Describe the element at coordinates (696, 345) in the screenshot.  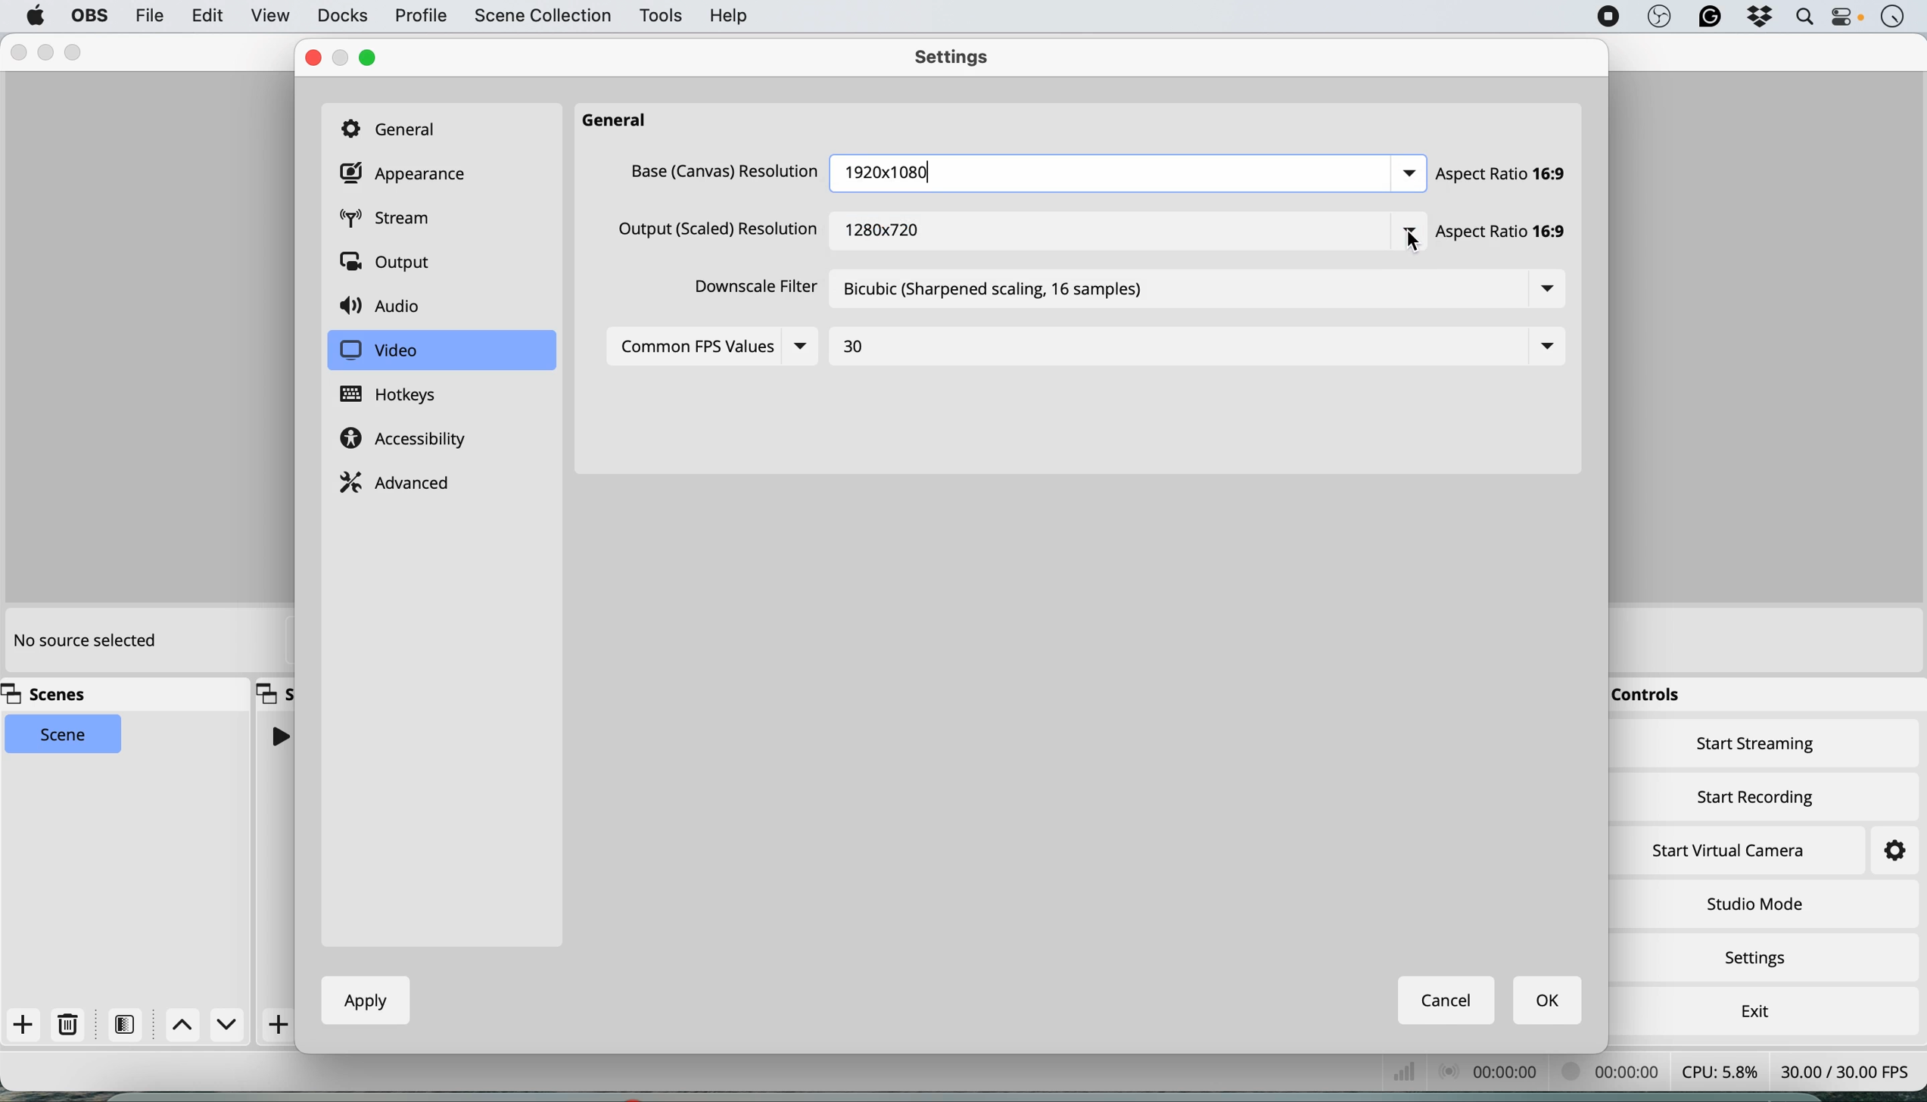
I see `common fps value` at that location.